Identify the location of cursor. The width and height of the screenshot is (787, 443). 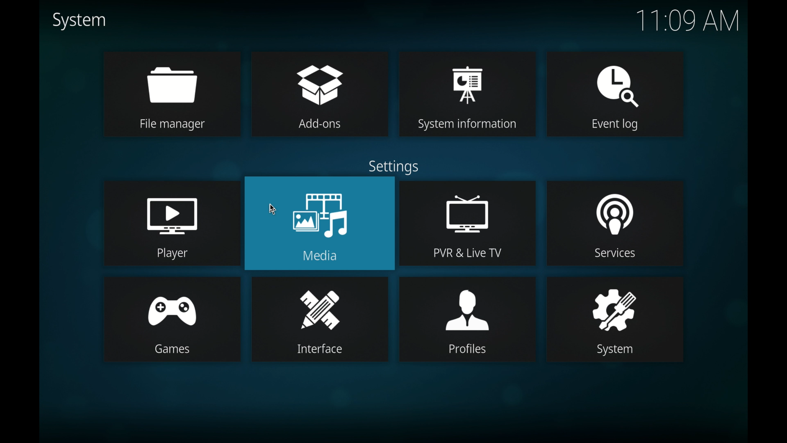
(273, 209).